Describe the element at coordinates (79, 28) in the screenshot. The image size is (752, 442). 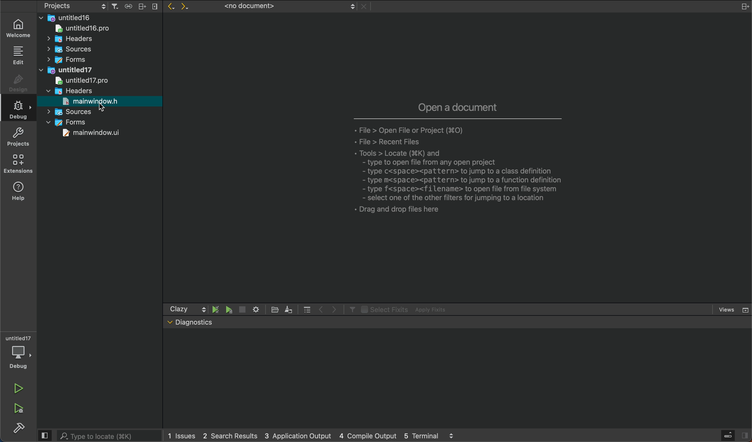
I see `untitled16.pro` at that location.